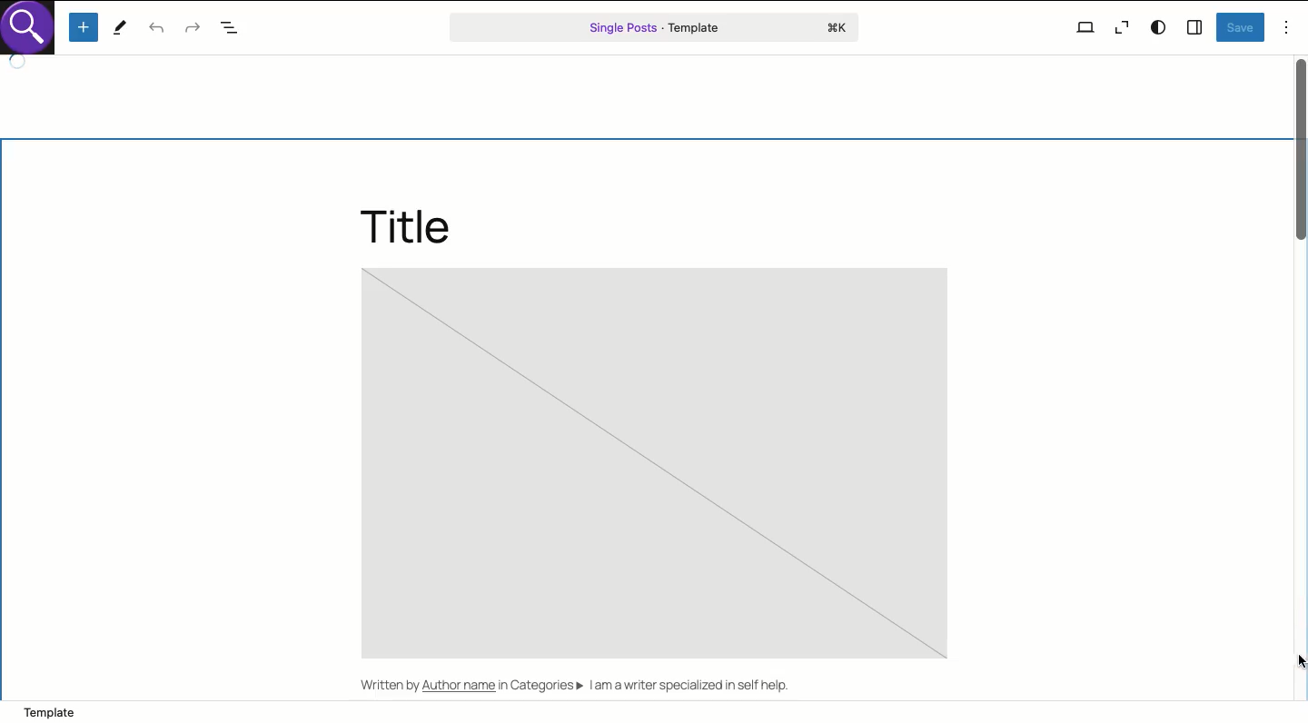 This screenshot has height=723, width=1308. Describe the element at coordinates (589, 688) in the screenshot. I see `Written by Author name in Categories» 1am a writer specialized in self help.` at that location.